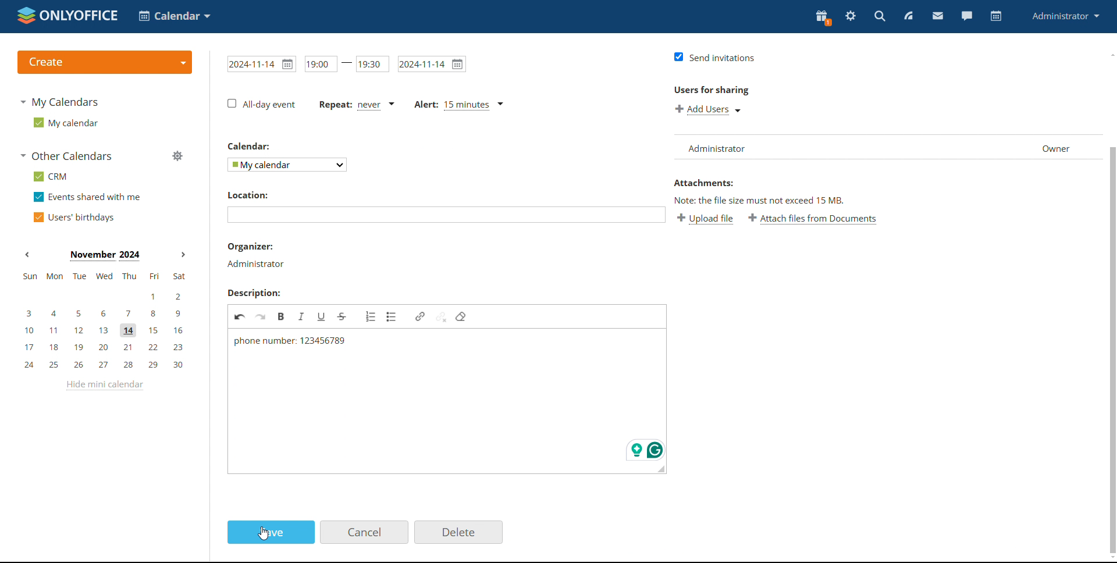 Image resolution: width=1117 pixels, height=563 pixels. I want to click on Description, so click(254, 293).